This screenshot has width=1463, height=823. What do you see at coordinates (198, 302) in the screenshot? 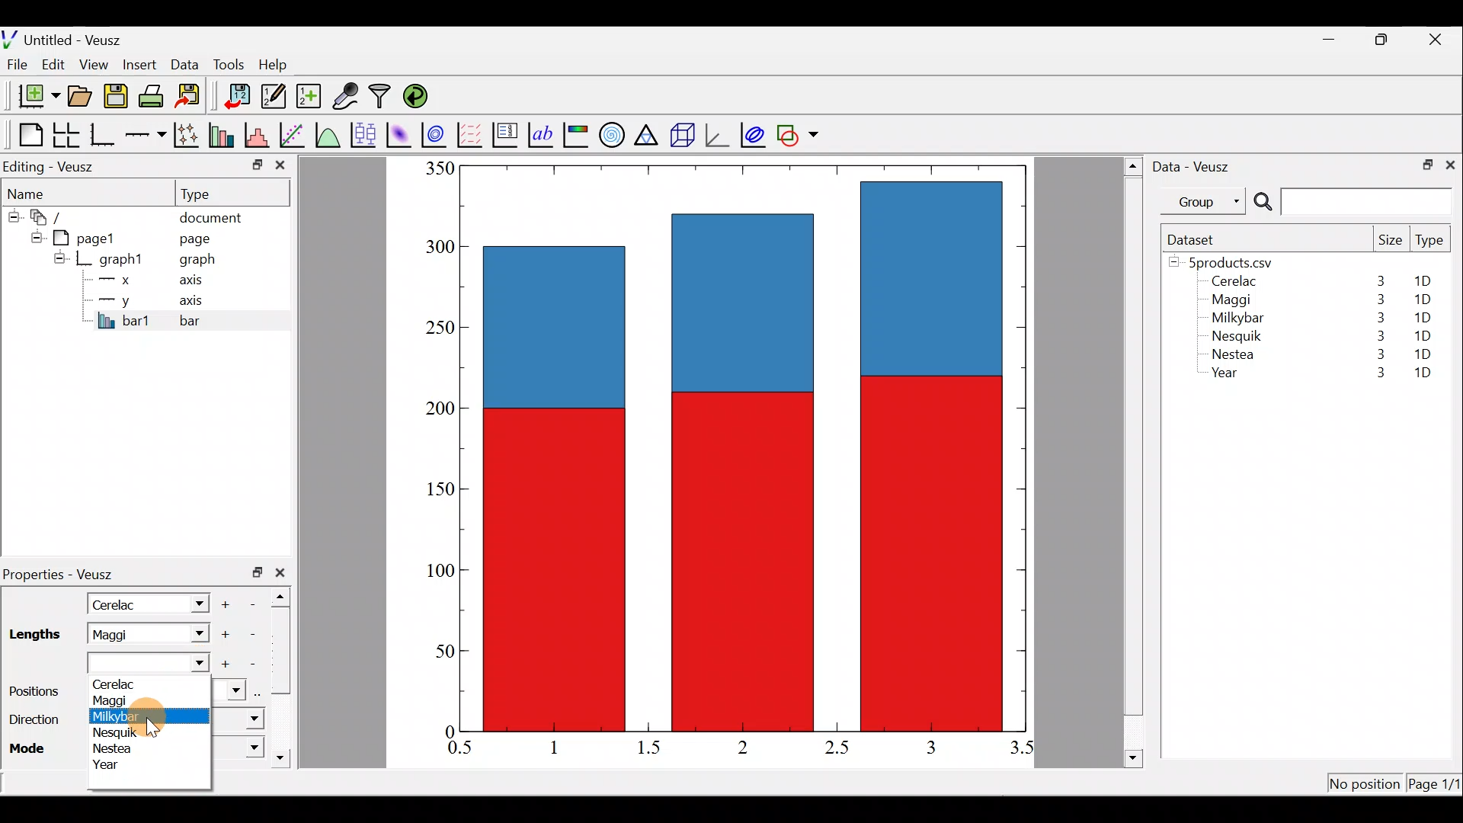
I see `axis` at bounding box center [198, 302].